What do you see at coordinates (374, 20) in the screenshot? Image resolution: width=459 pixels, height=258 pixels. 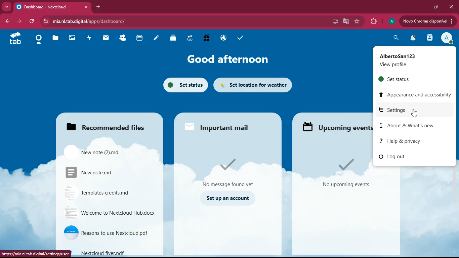 I see `extensions` at bounding box center [374, 20].